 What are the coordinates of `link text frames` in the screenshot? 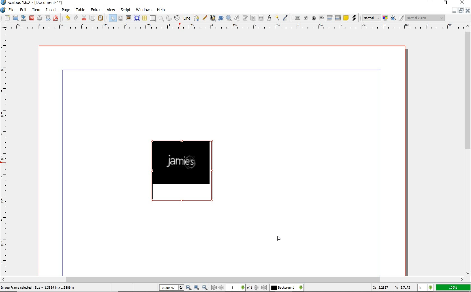 It's located at (253, 18).